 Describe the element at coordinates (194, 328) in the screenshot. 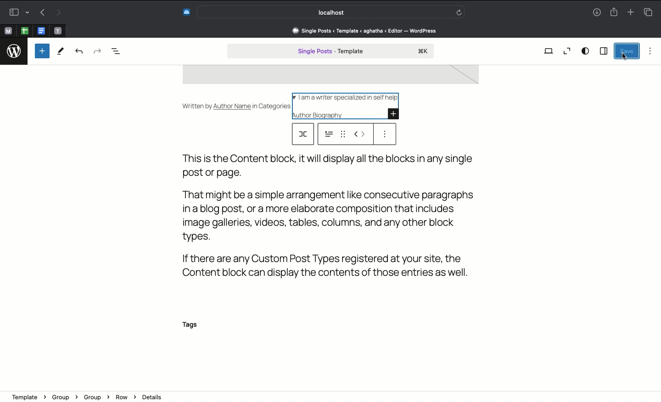

I see `Tags` at that location.